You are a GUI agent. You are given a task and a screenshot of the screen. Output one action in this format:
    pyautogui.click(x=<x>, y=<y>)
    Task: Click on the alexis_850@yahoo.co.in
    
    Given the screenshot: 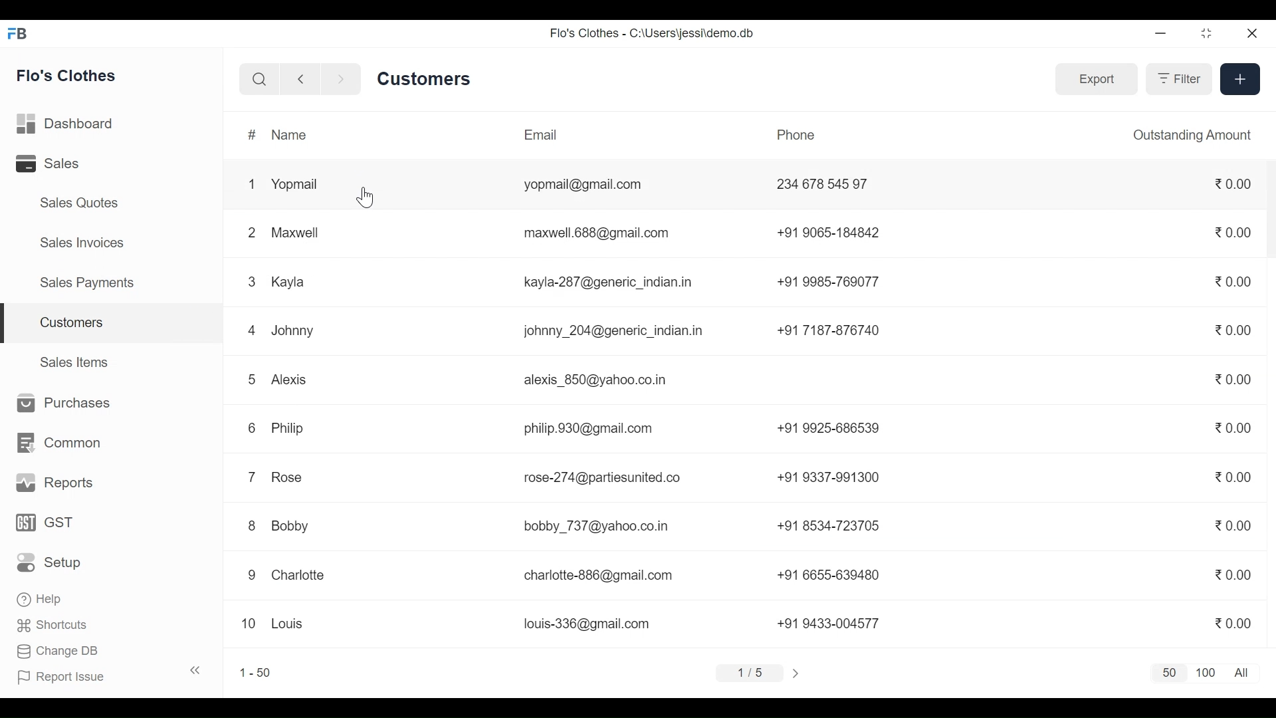 What is the action you would take?
    pyautogui.click(x=599, y=380)
    